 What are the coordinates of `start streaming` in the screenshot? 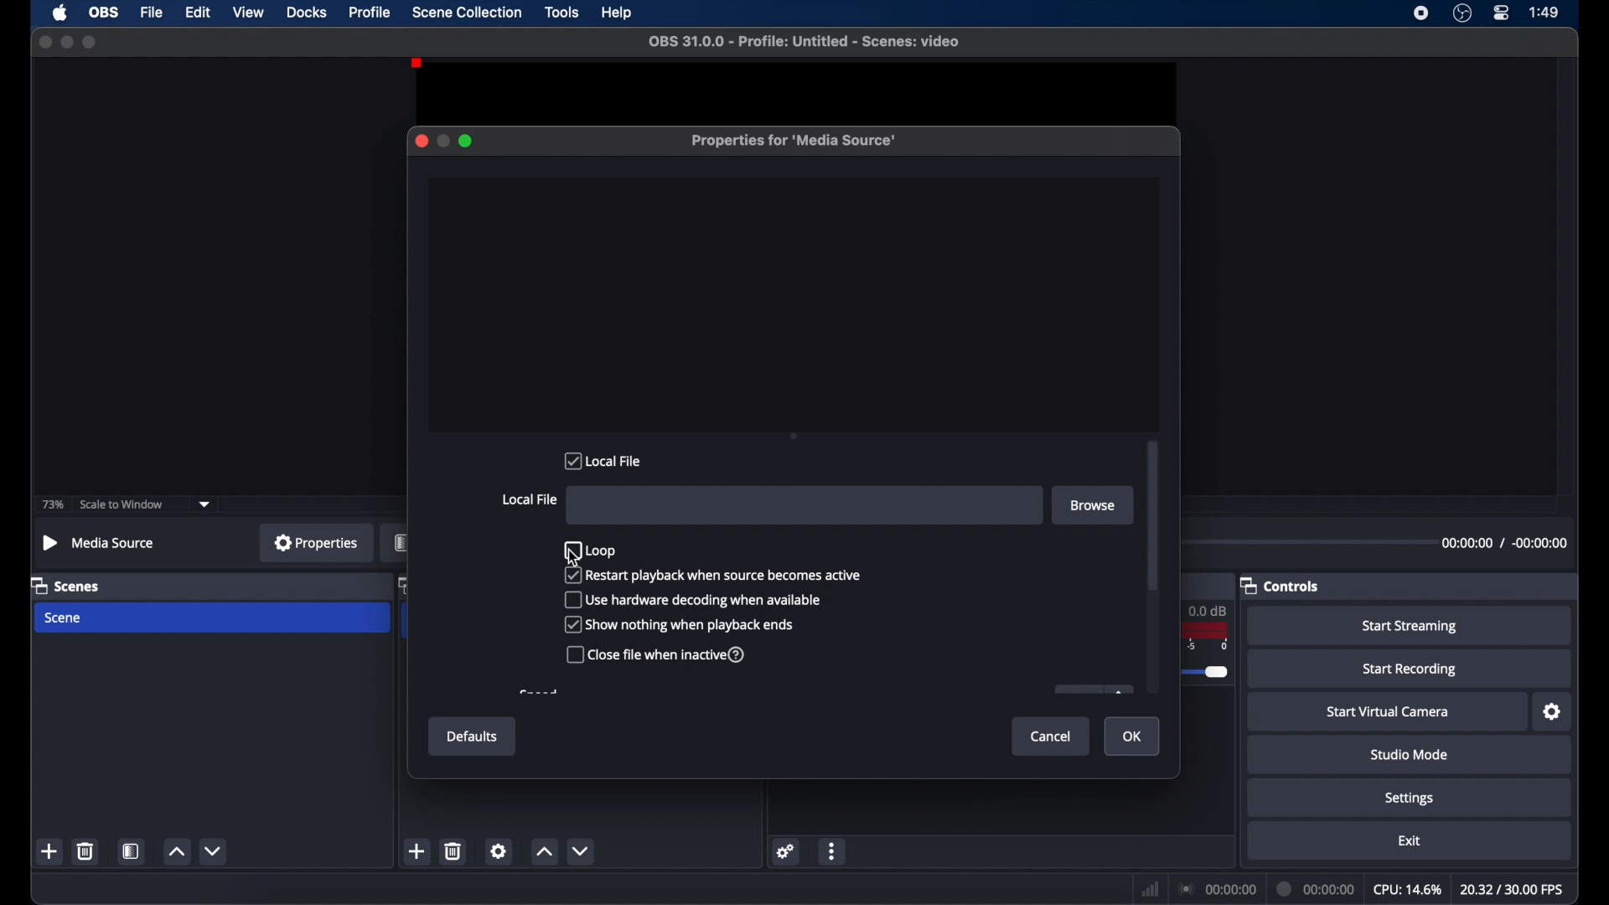 It's located at (1411, 627).